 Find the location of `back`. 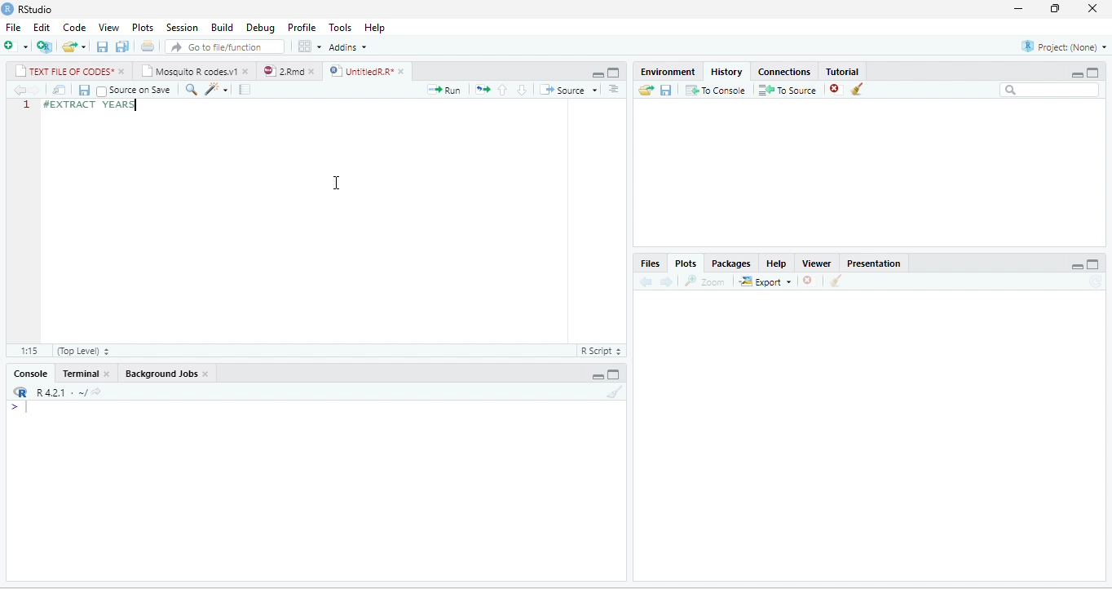

back is located at coordinates (646, 281).